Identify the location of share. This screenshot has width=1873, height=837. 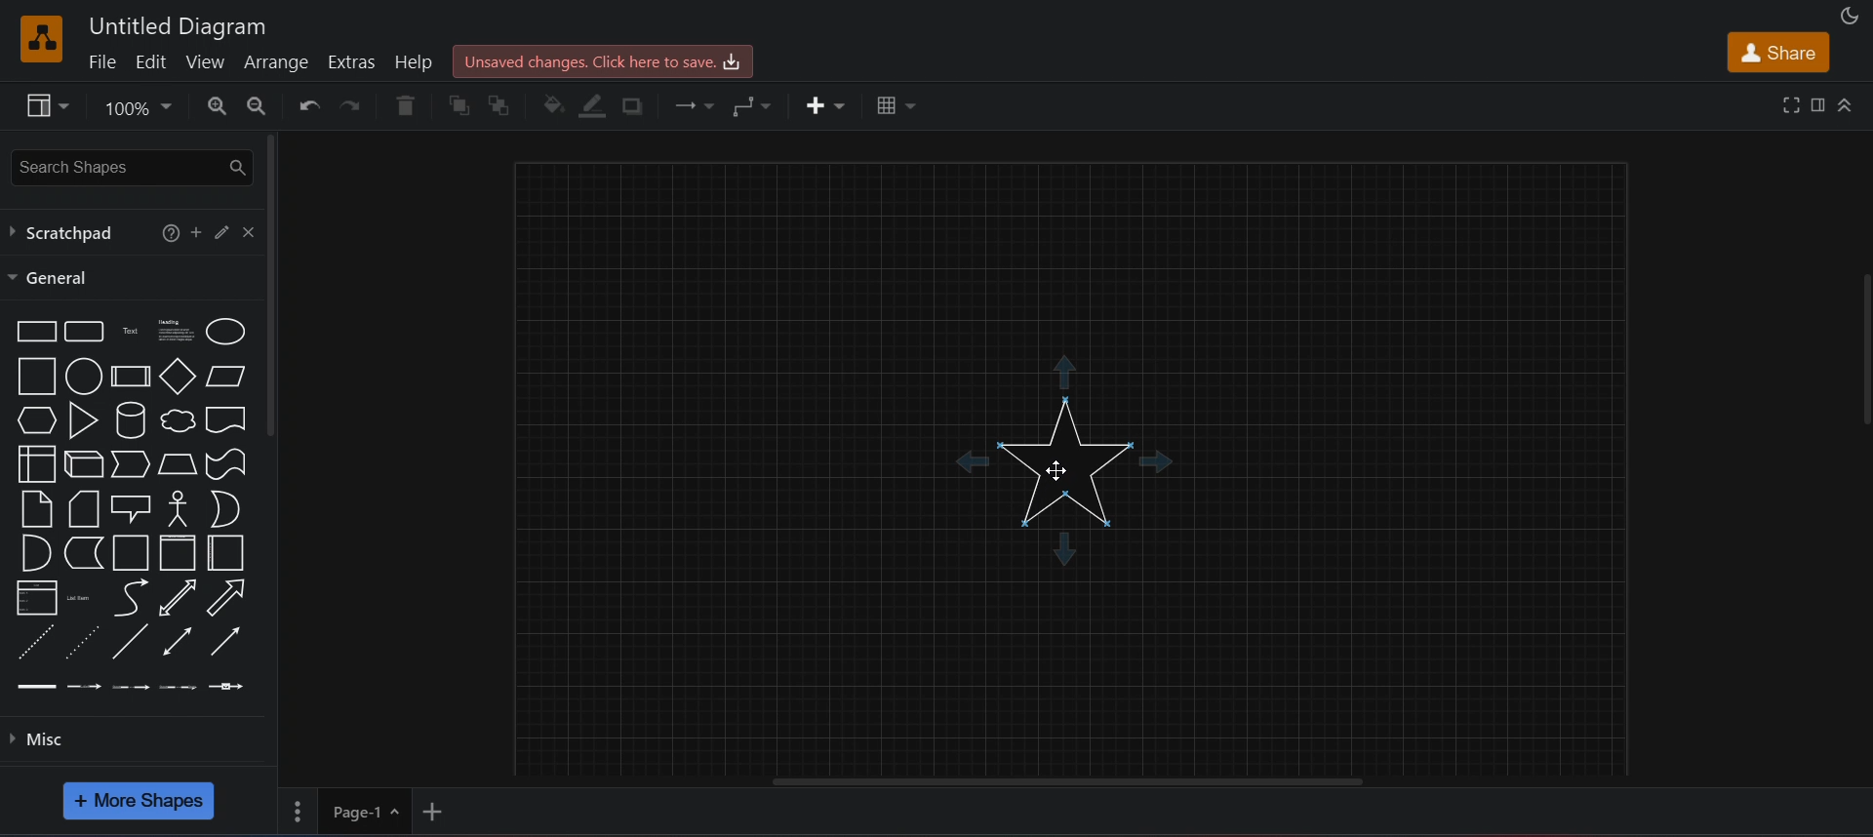
(1777, 52).